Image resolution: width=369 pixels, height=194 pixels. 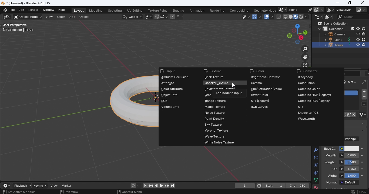 I want to click on Alpha, so click(x=342, y=176).